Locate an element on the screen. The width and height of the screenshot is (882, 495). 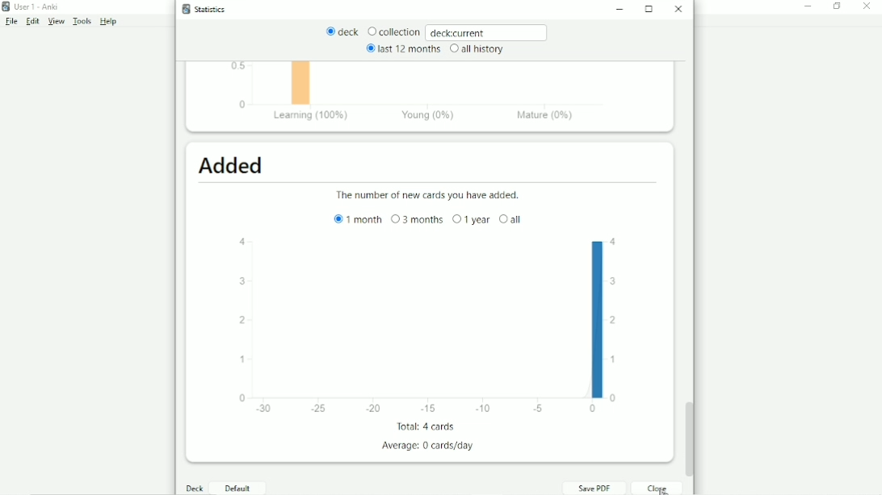
Total: 4 cards is located at coordinates (429, 426).